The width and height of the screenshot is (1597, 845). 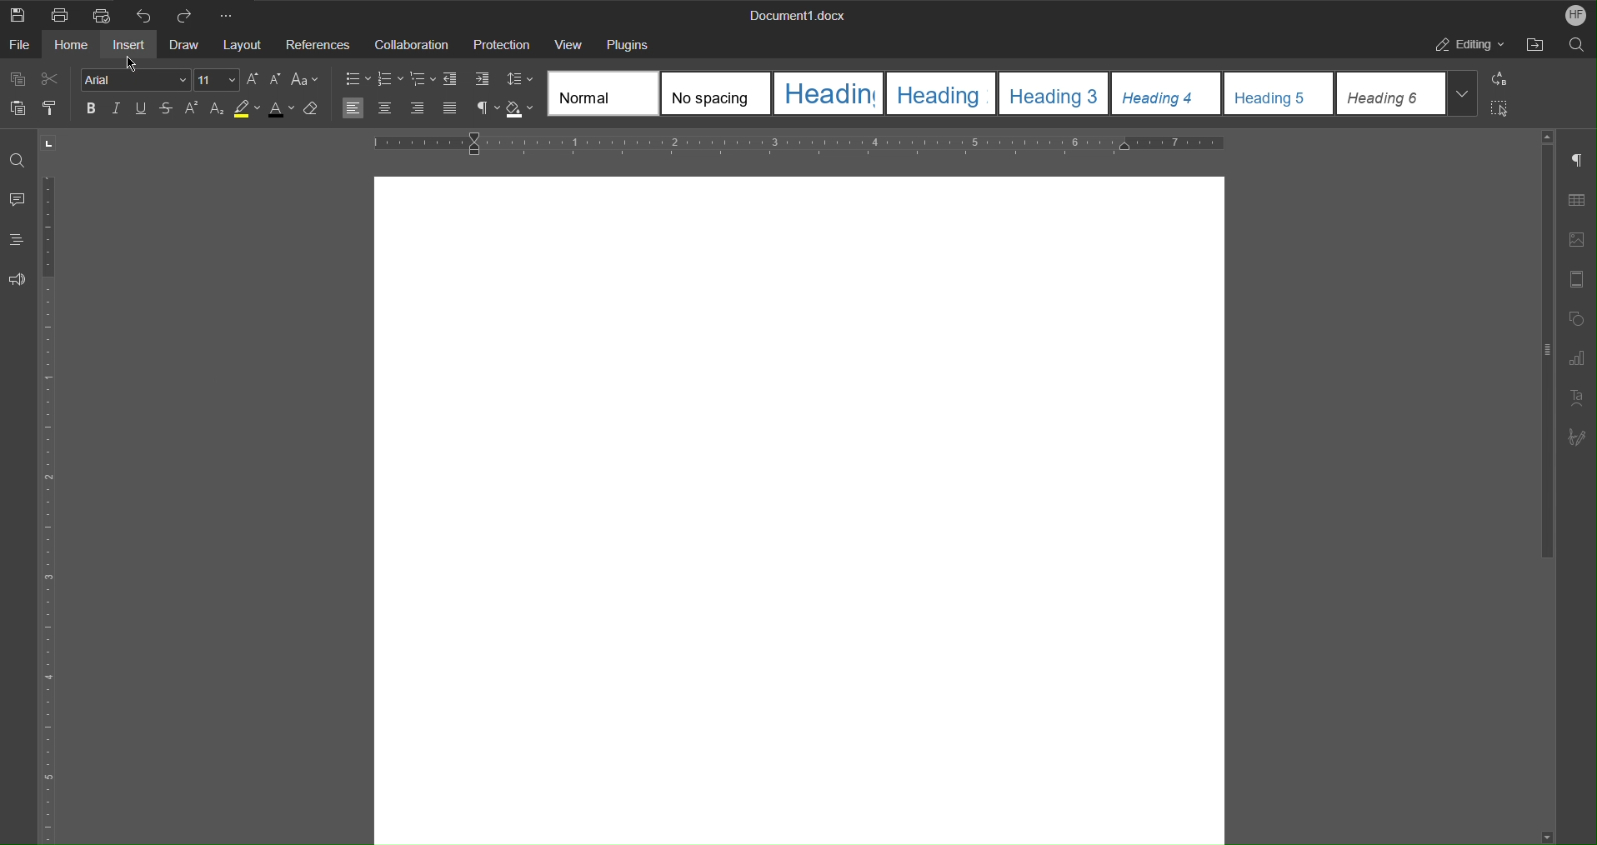 I want to click on Left Align, so click(x=353, y=107).